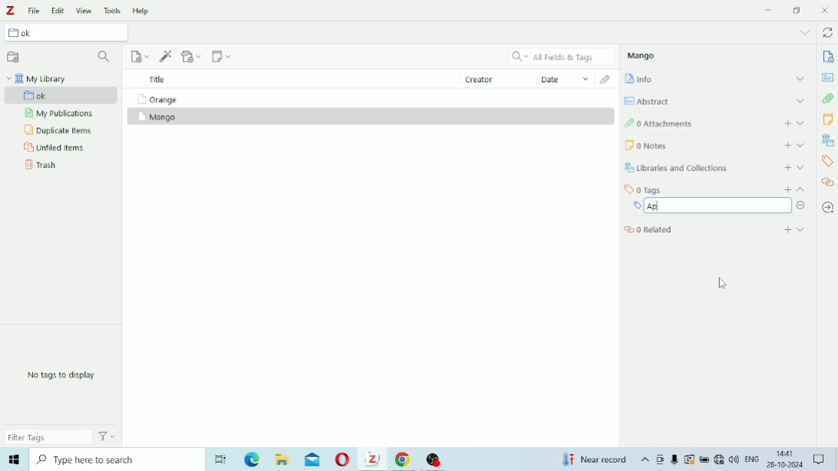 Image resolution: width=838 pixels, height=471 pixels. Describe the element at coordinates (222, 57) in the screenshot. I see `New Note` at that location.